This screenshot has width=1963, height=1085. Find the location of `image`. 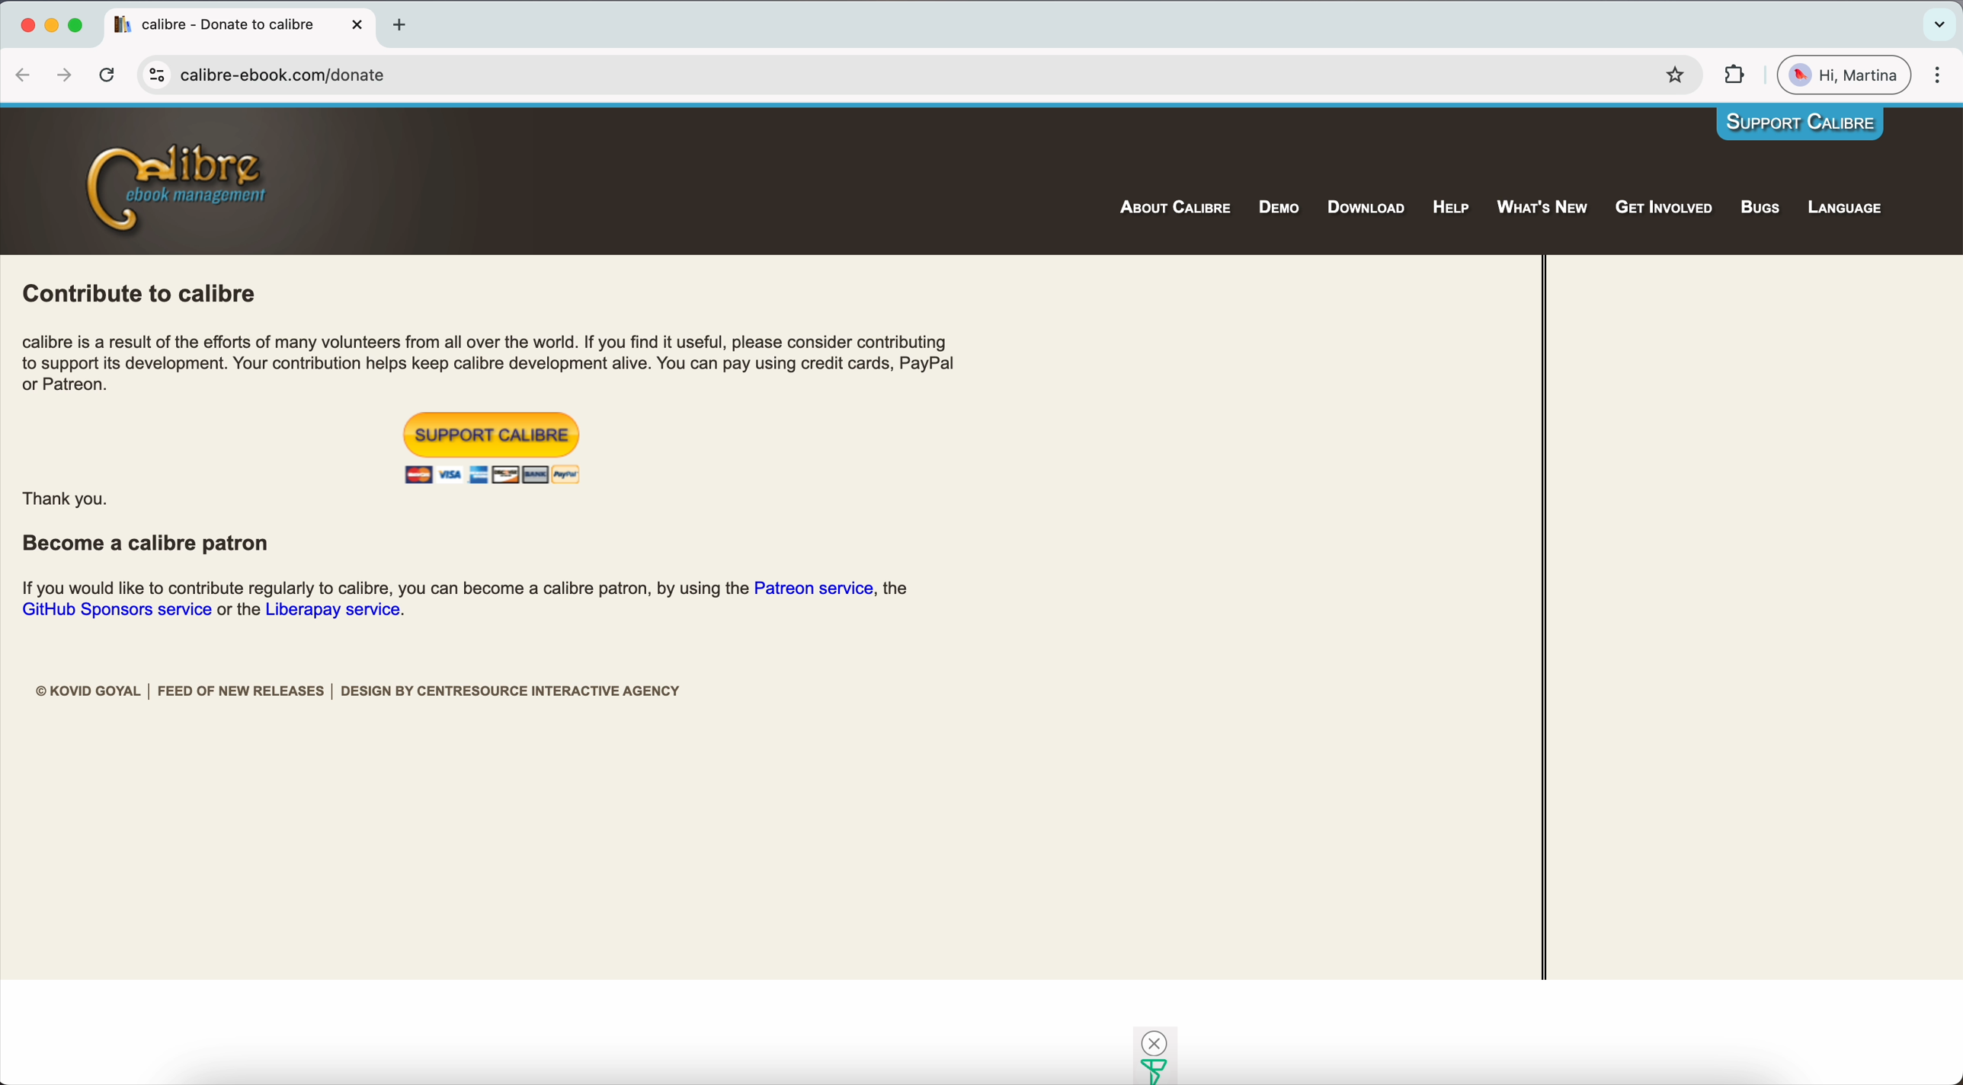

image is located at coordinates (1151, 1054).